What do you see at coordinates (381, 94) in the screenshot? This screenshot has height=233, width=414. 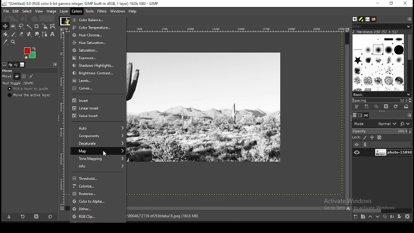 I see `select brush preset` at bounding box center [381, 94].